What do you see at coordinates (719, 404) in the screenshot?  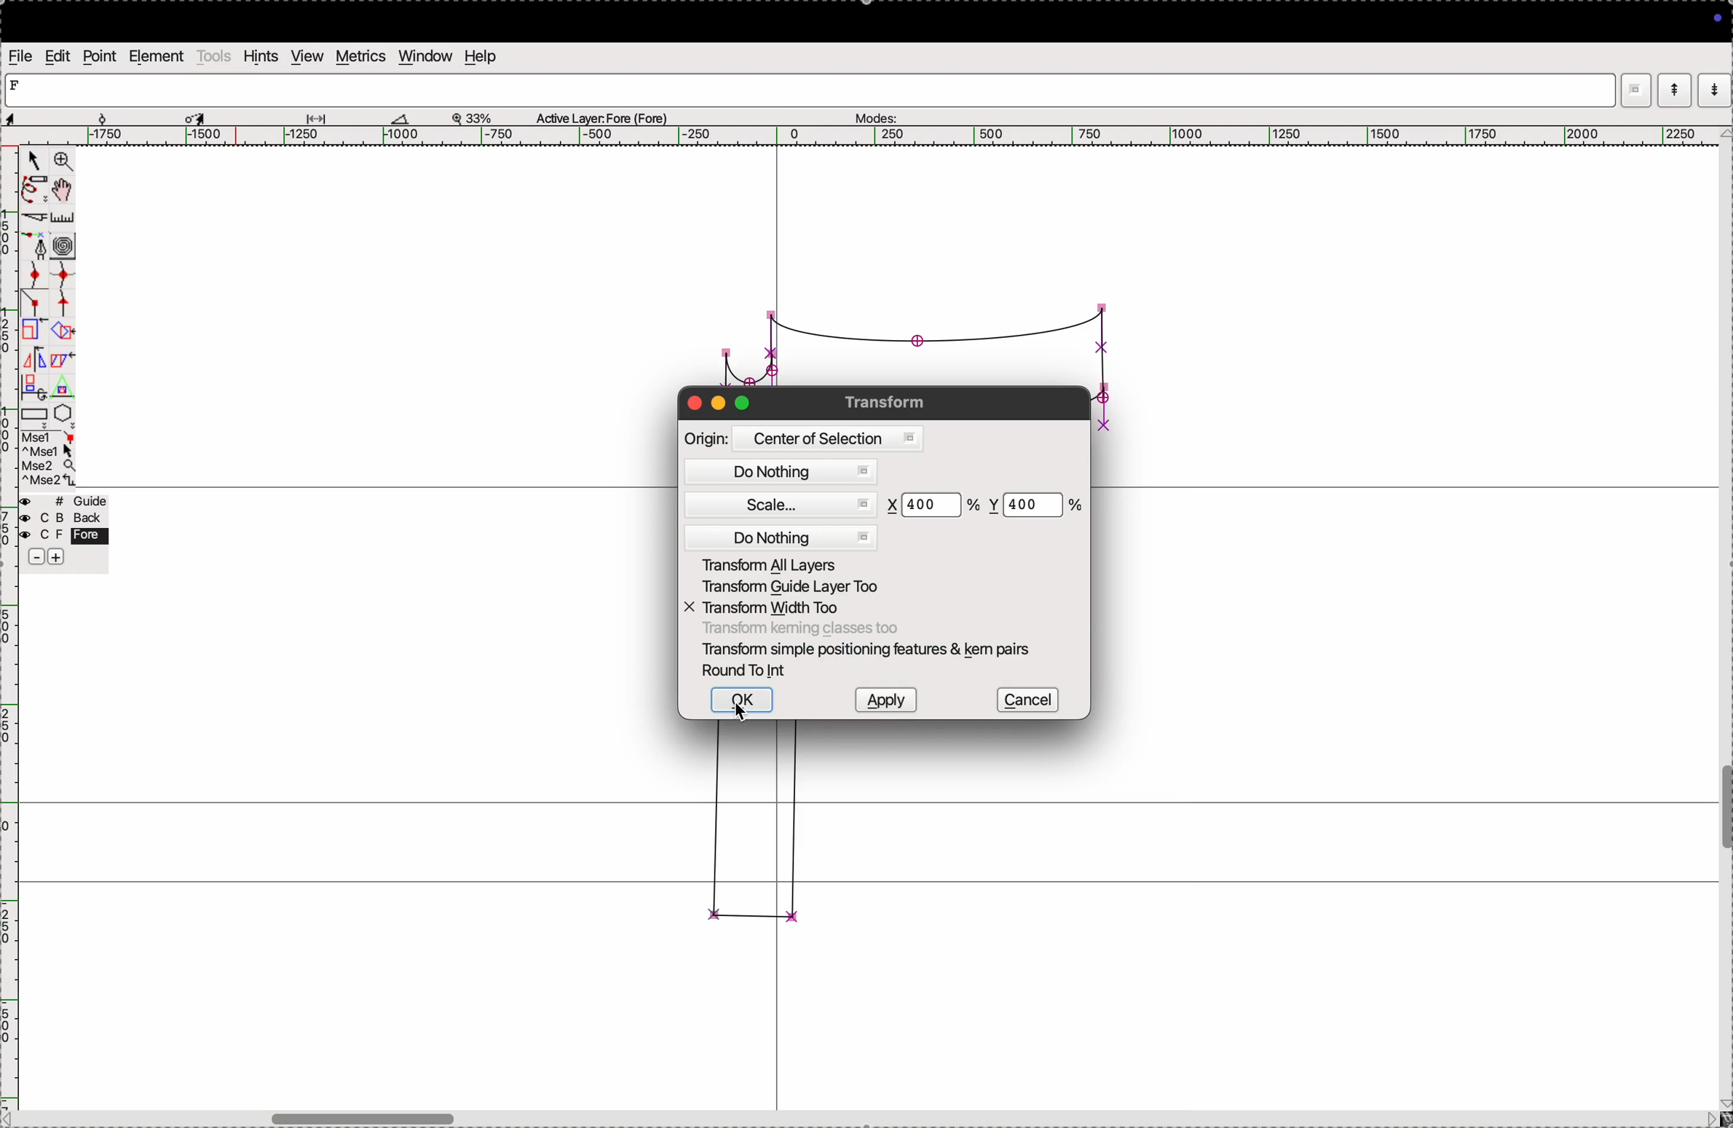 I see `minimize` at bounding box center [719, 404].